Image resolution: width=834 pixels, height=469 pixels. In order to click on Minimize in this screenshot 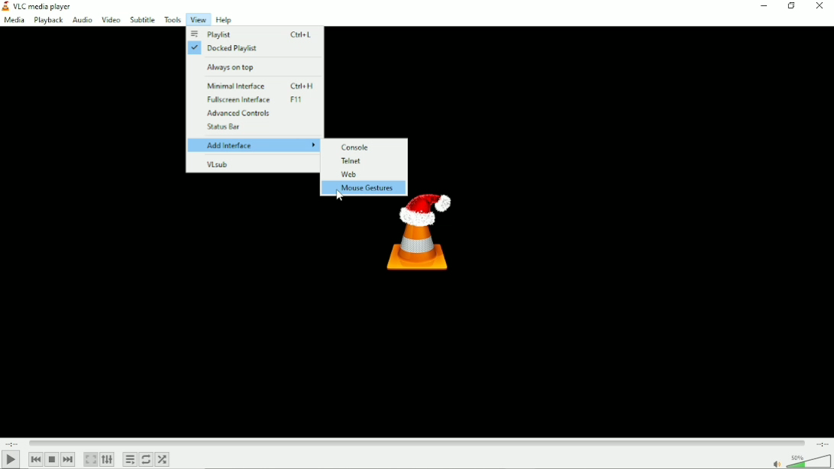, I will do `click(766, 7)`.